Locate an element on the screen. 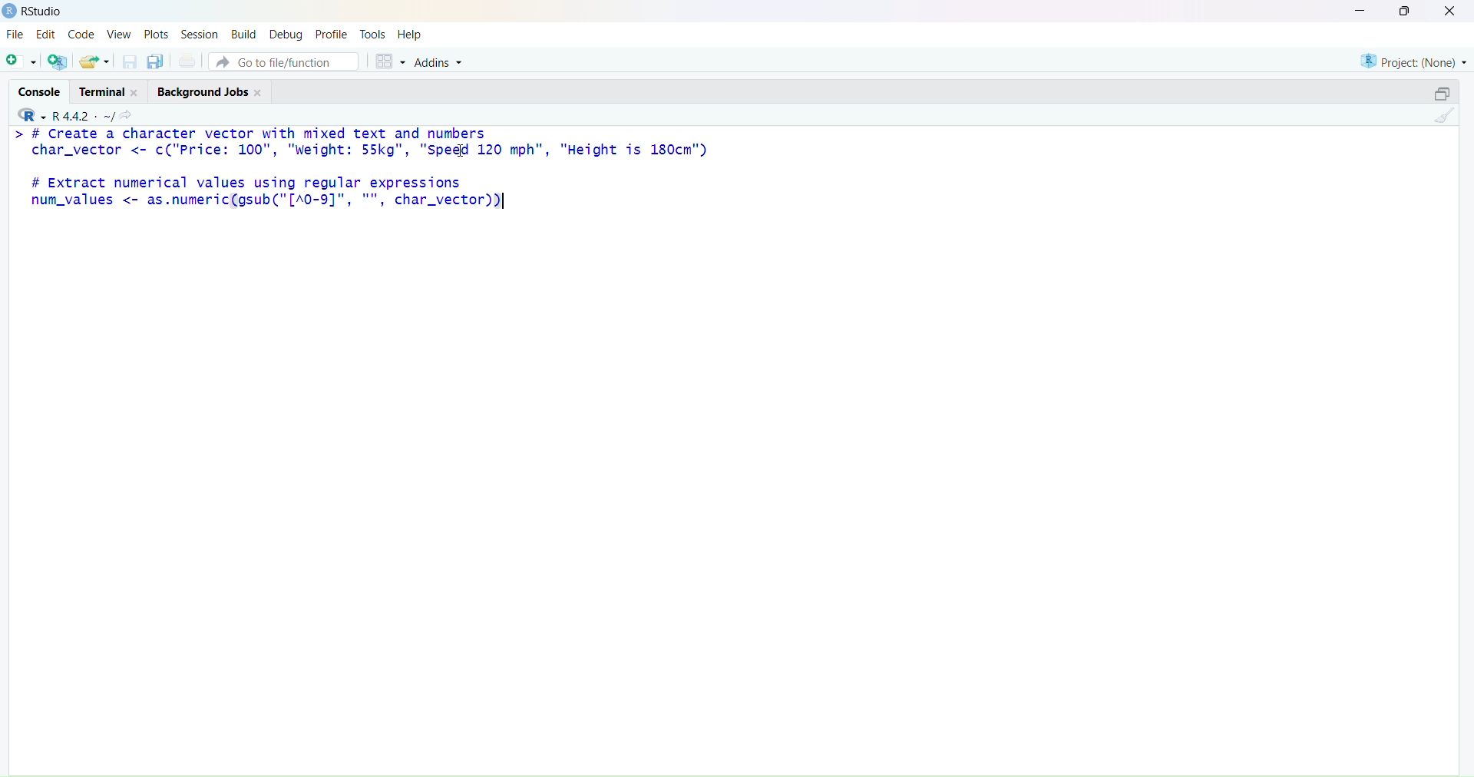 The height and width of the screenshot is (777, 1474). debug is located at coordinates (286, 35).